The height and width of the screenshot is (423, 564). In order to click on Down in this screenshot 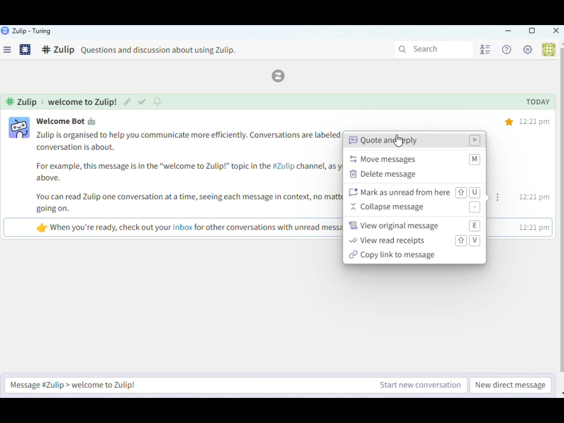, I will do `click(560, 390)`.